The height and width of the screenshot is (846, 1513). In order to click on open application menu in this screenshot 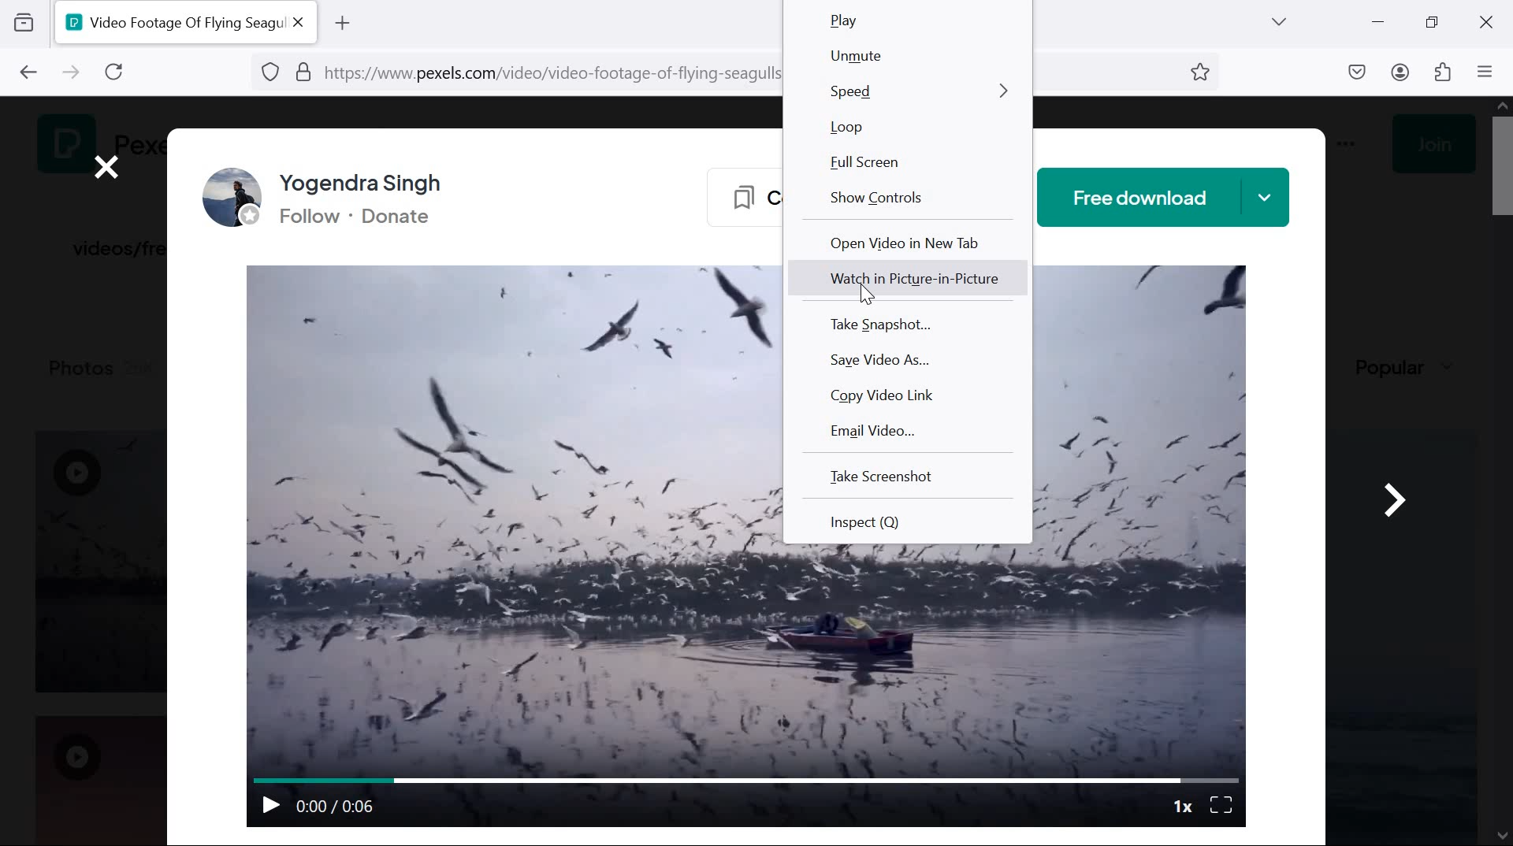, I will do `click(1488, 73)`.